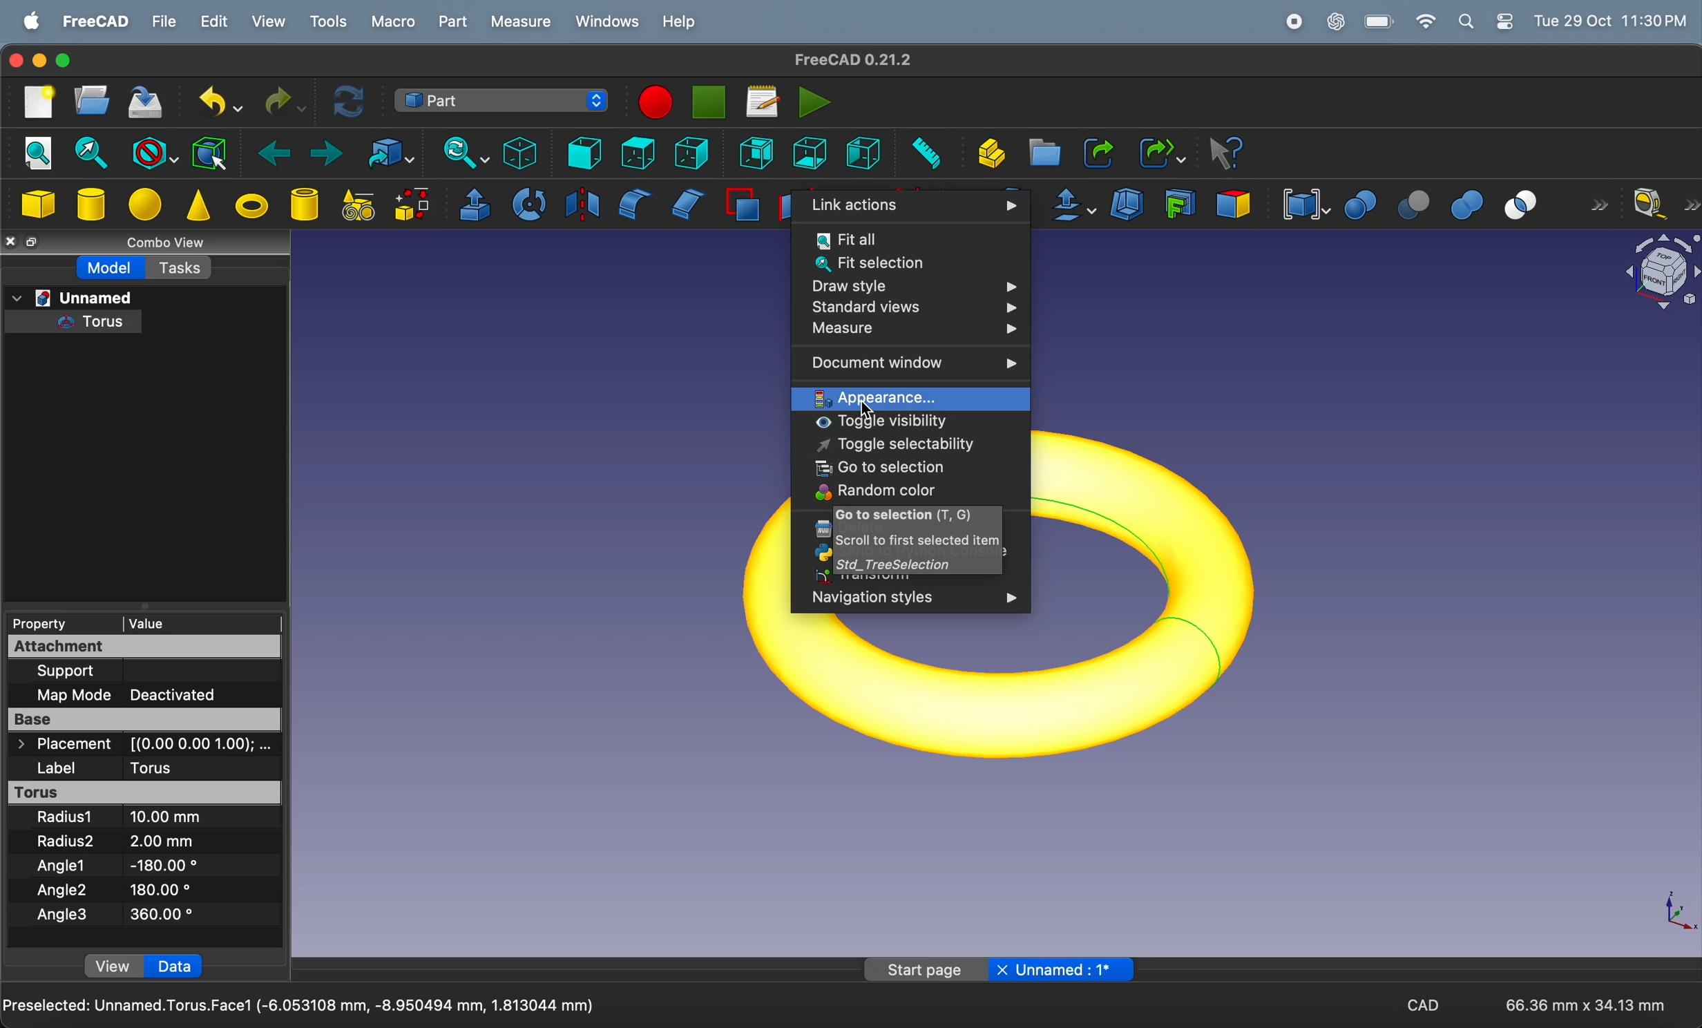 The image size is (1702, 1028). Describe the element at coordinates (267, 151) in the screenshot. I see `backward` at that location.